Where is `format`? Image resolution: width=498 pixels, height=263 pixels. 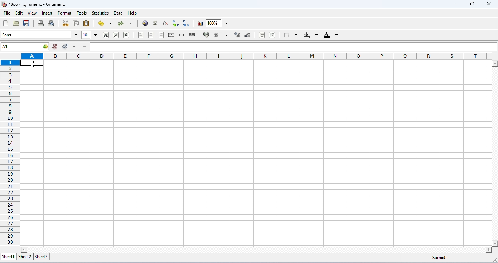
format is located at coordinates (65, 13).